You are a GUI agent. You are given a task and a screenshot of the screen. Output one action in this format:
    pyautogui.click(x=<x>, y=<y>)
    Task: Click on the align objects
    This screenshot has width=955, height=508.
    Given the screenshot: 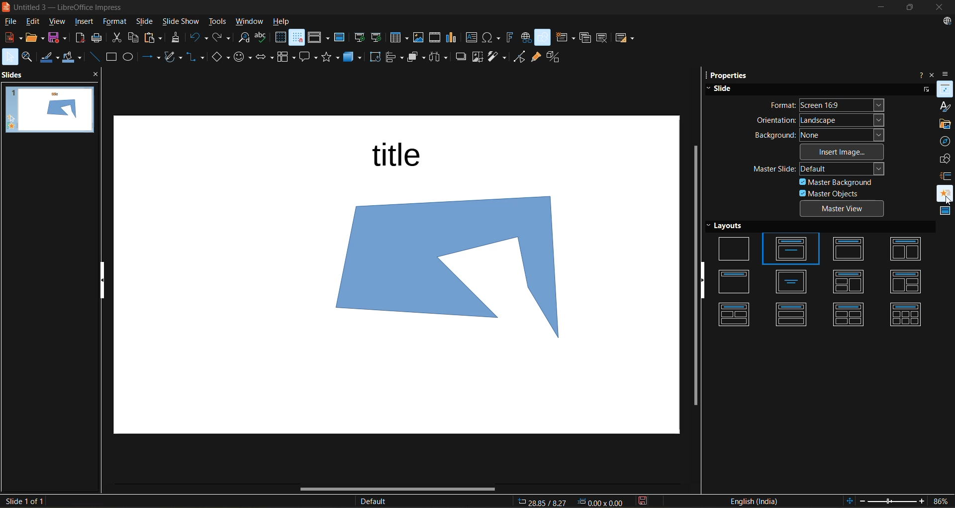 What is the action you would take?
    pyautogui.click(x=393, y=57)
    